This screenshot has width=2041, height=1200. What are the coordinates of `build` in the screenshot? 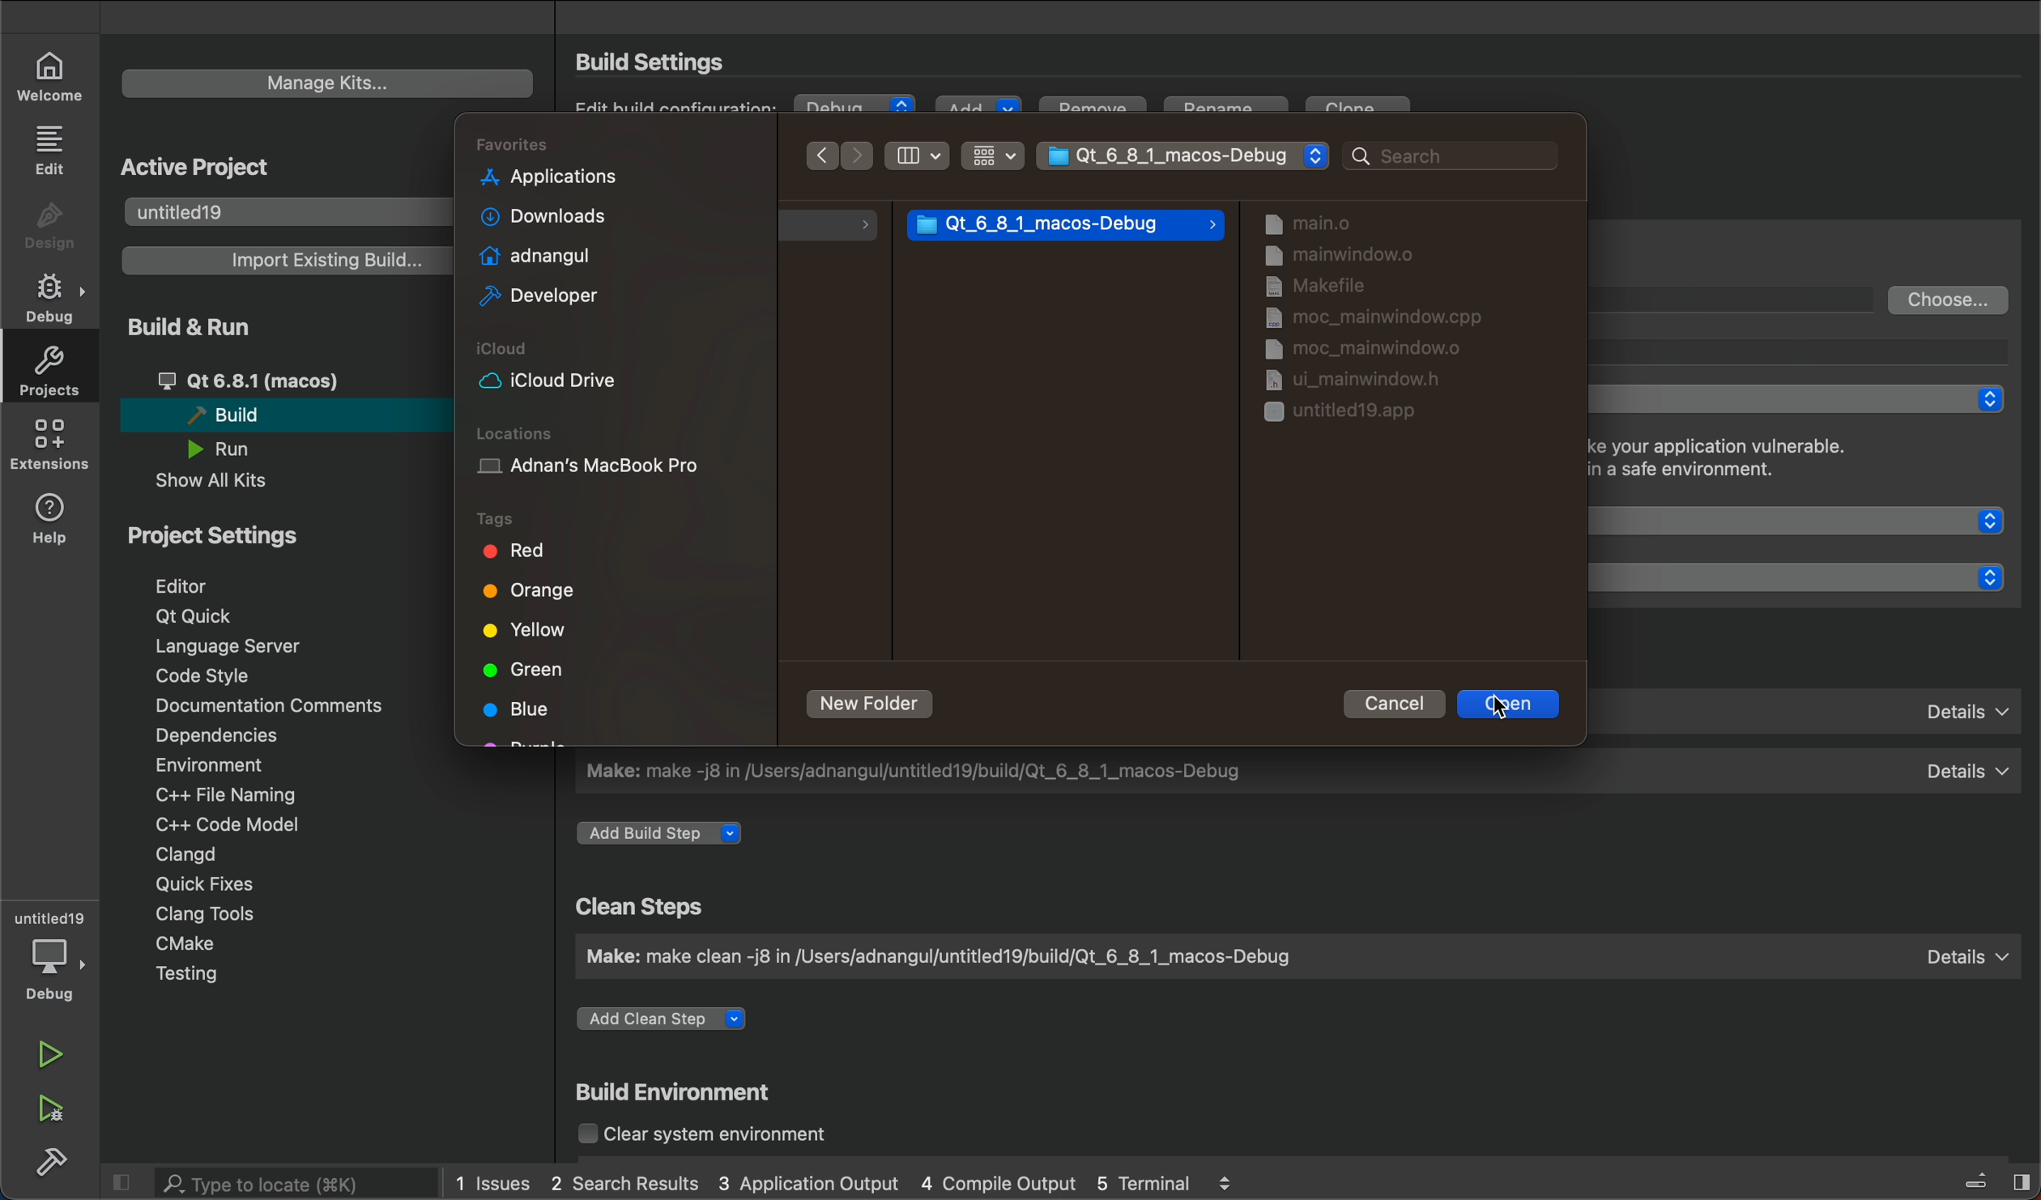 It's located at (277, 414).